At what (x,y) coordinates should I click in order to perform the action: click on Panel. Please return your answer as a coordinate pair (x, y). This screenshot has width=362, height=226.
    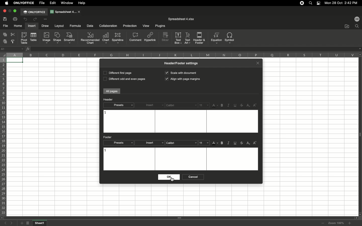
    Looking at the image, I should click on (360, 135).